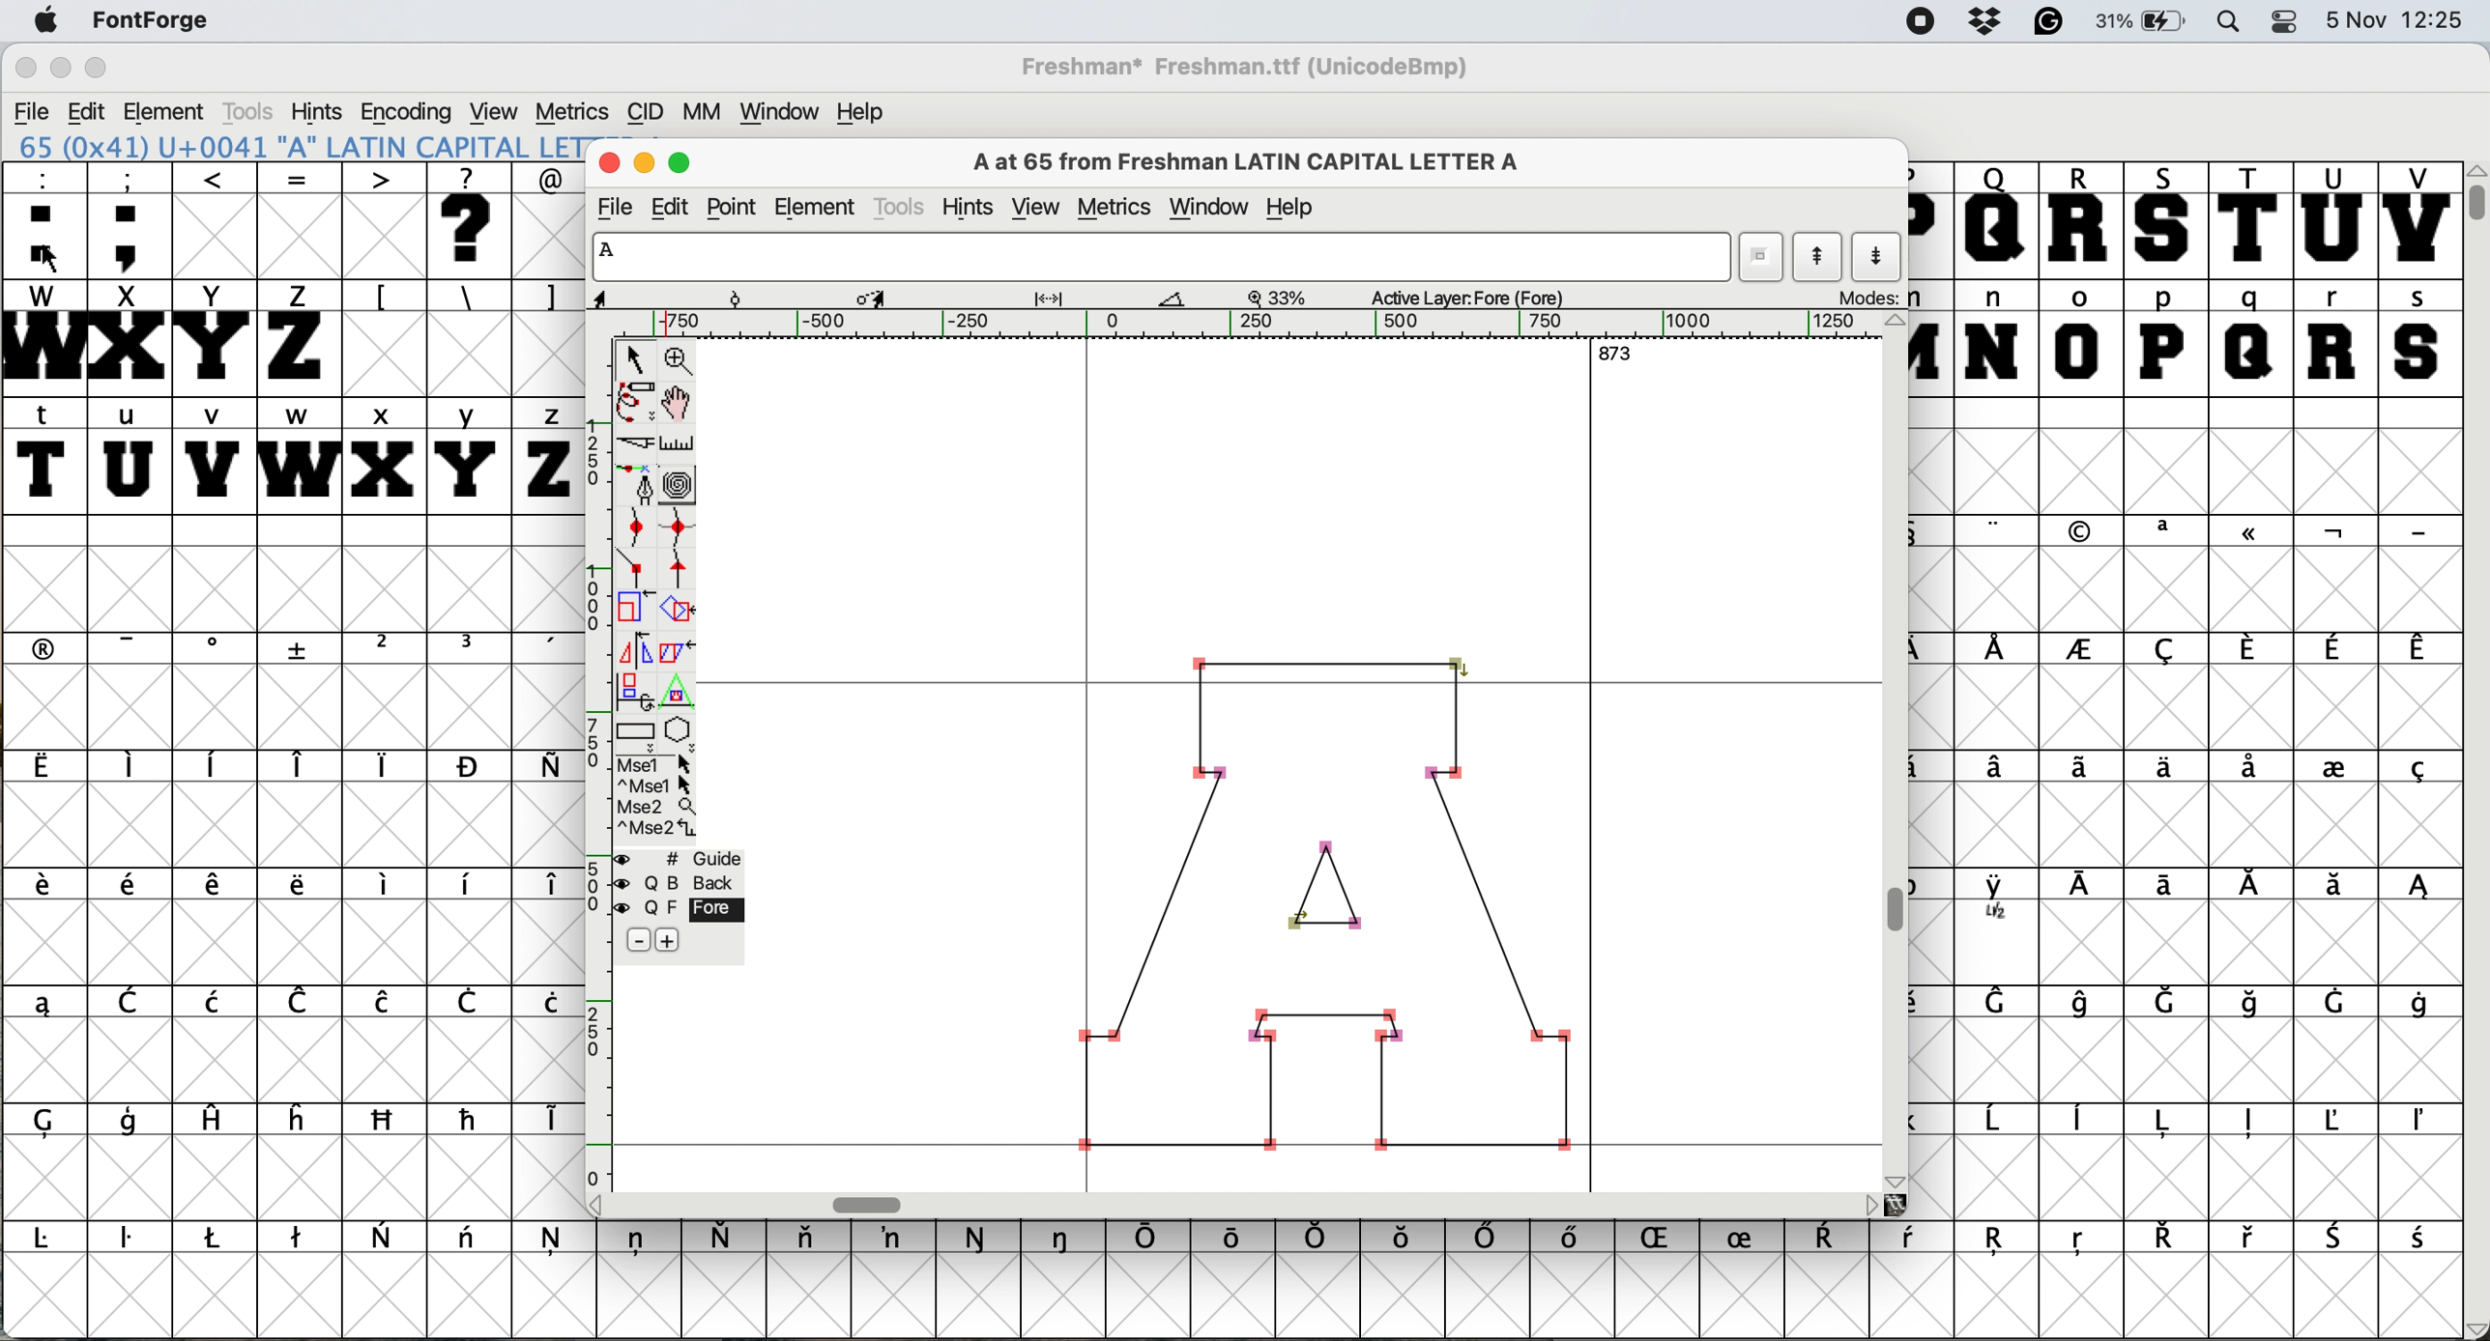 This screenshot has height=1341, width=2490. What do you see at coordinates (676, 609) in the screenshot?
I see `rotate the selection` at bounding box center [676, 609].